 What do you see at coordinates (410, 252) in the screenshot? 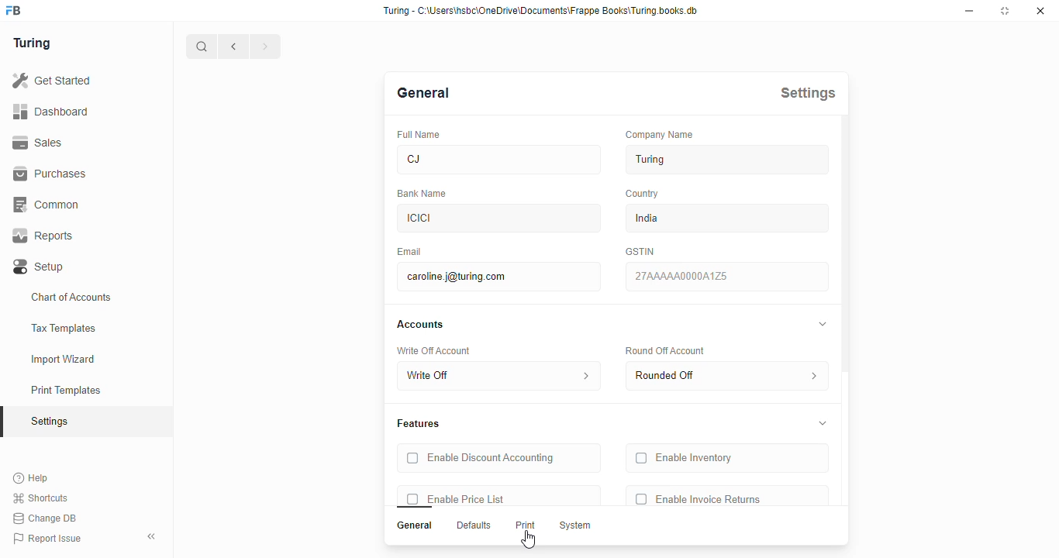
I see `Email` at bounding box center [410, 252].